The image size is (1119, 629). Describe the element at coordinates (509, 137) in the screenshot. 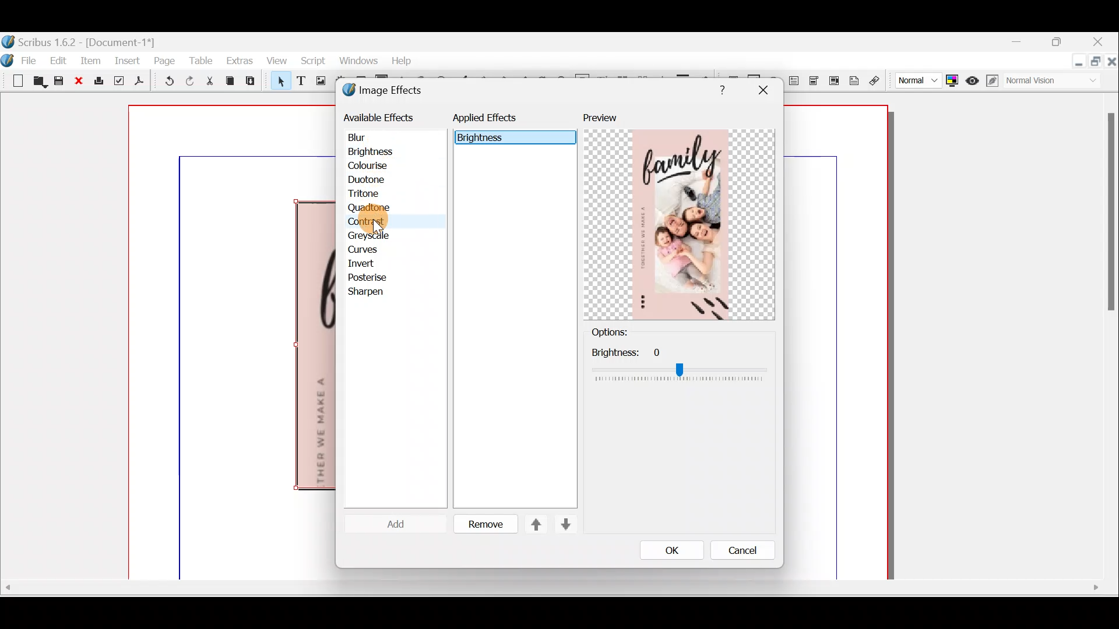

I see `Brightness` at that location.